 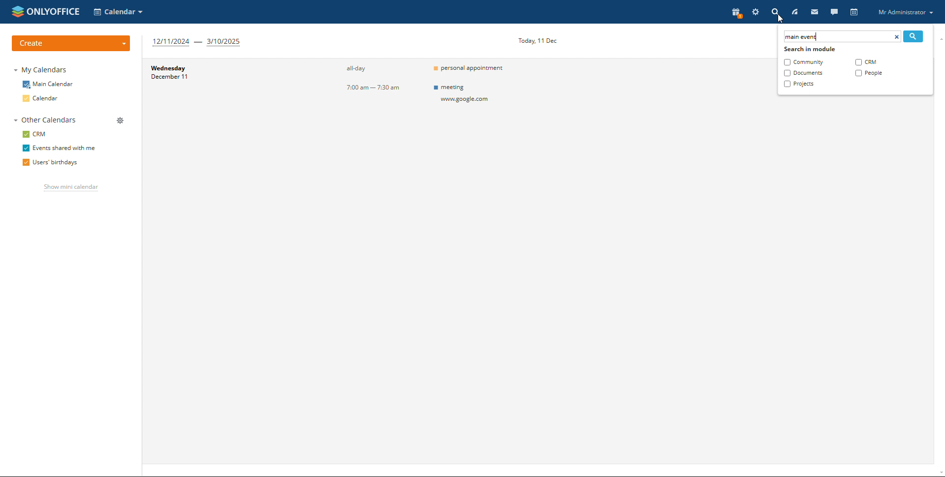 What do you see at coordinates (913, 36) in the screenshot?
I see `search` at bounding box center [913, 36].